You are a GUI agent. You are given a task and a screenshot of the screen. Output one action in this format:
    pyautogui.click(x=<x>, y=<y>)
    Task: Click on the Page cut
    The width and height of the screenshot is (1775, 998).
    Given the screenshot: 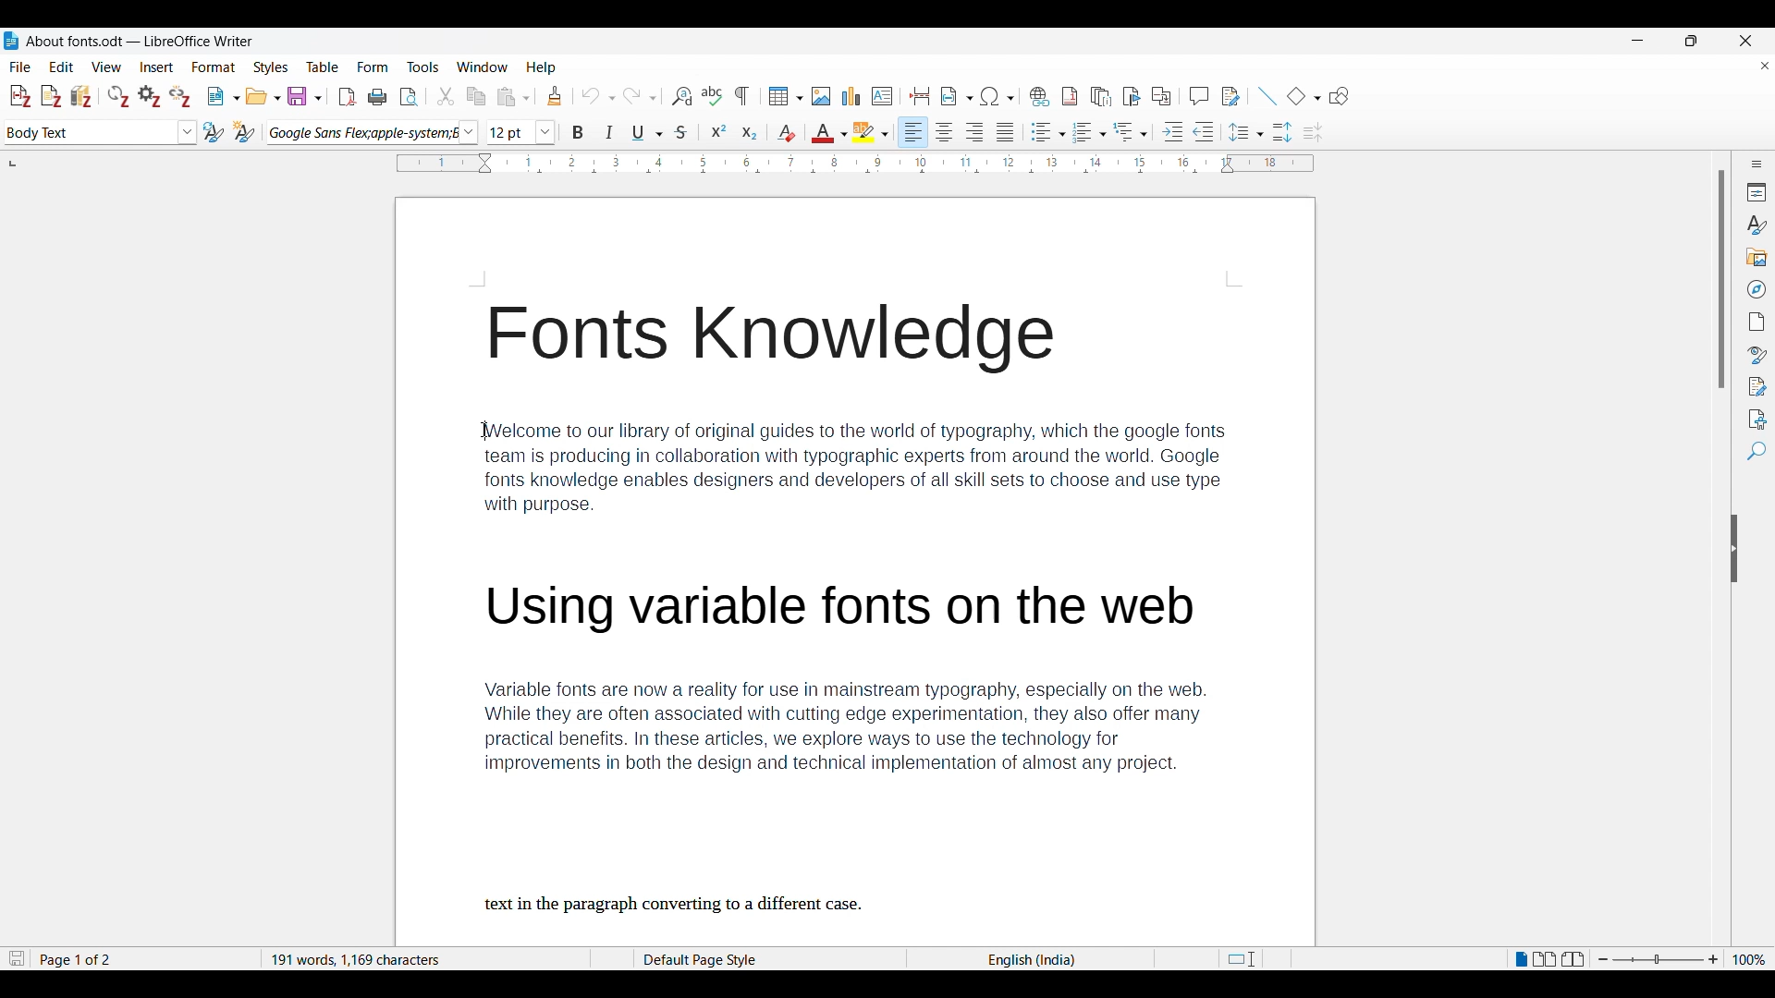 What is the action you would take?
    pyautogui.click(x=1244, y=959)
    